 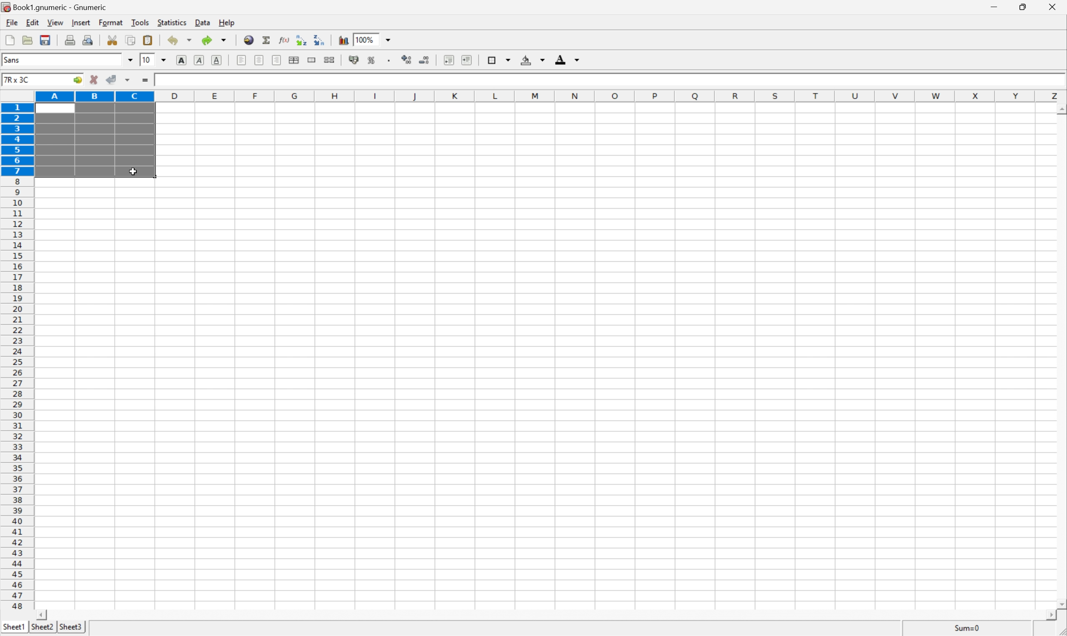 I want to click on increase indent, so click(x=464, y=59).